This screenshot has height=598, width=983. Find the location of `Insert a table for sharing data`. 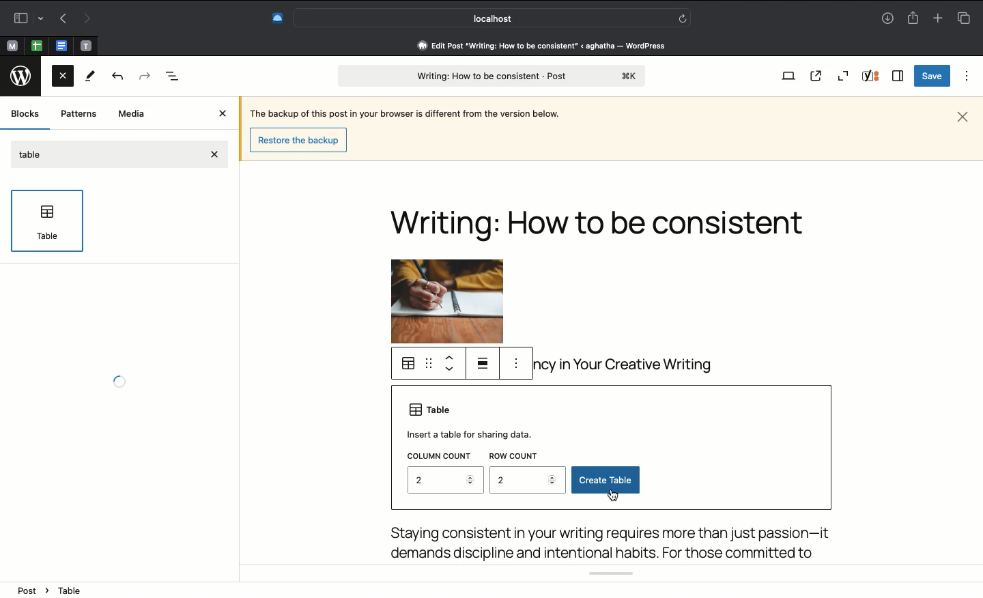

Insert a table for sharing data is located at coordinates (469, 435).